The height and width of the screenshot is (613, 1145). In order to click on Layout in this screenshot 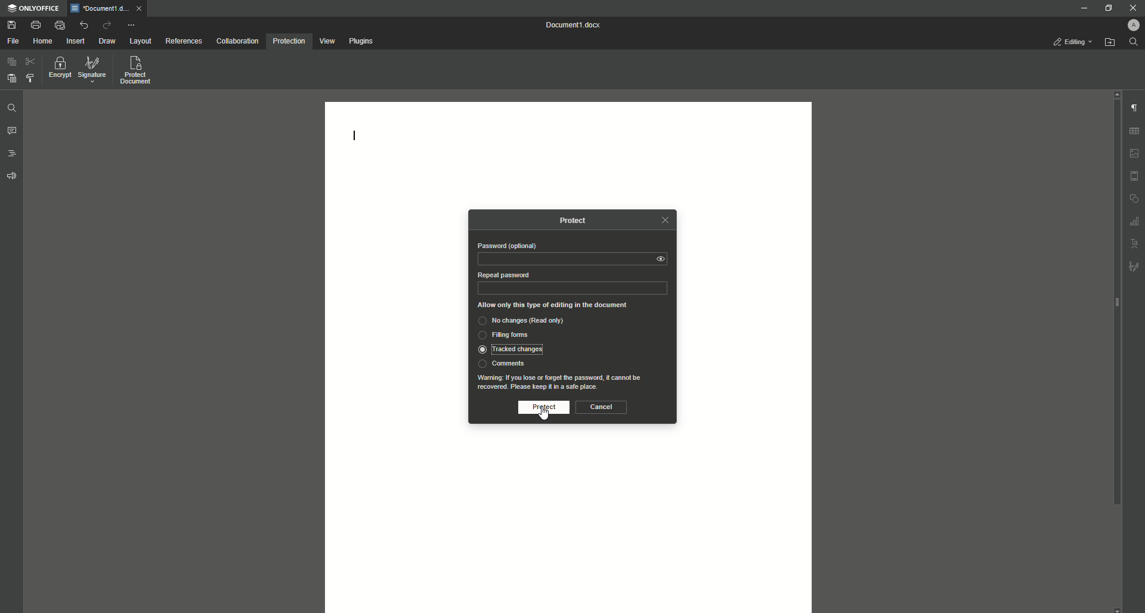, I will do `click(139, 41)`.